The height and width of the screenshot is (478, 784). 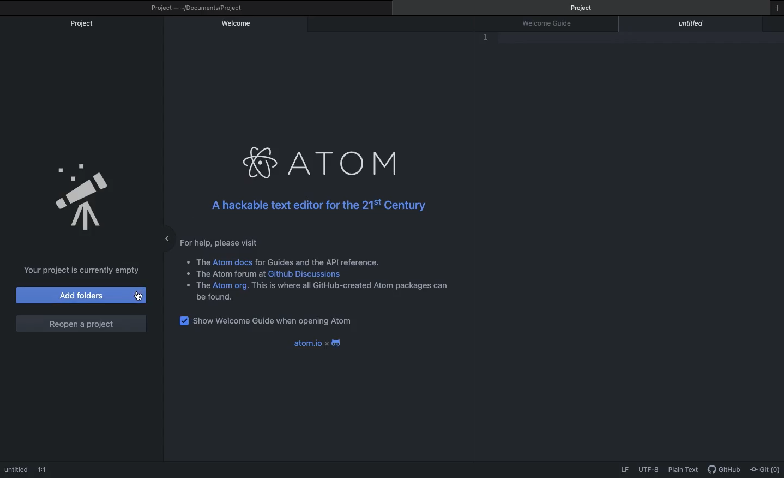 What do you see at coordinates (220, 243) in the screenshot?
I see `For help, please visit` at bounding box center [220, 243].